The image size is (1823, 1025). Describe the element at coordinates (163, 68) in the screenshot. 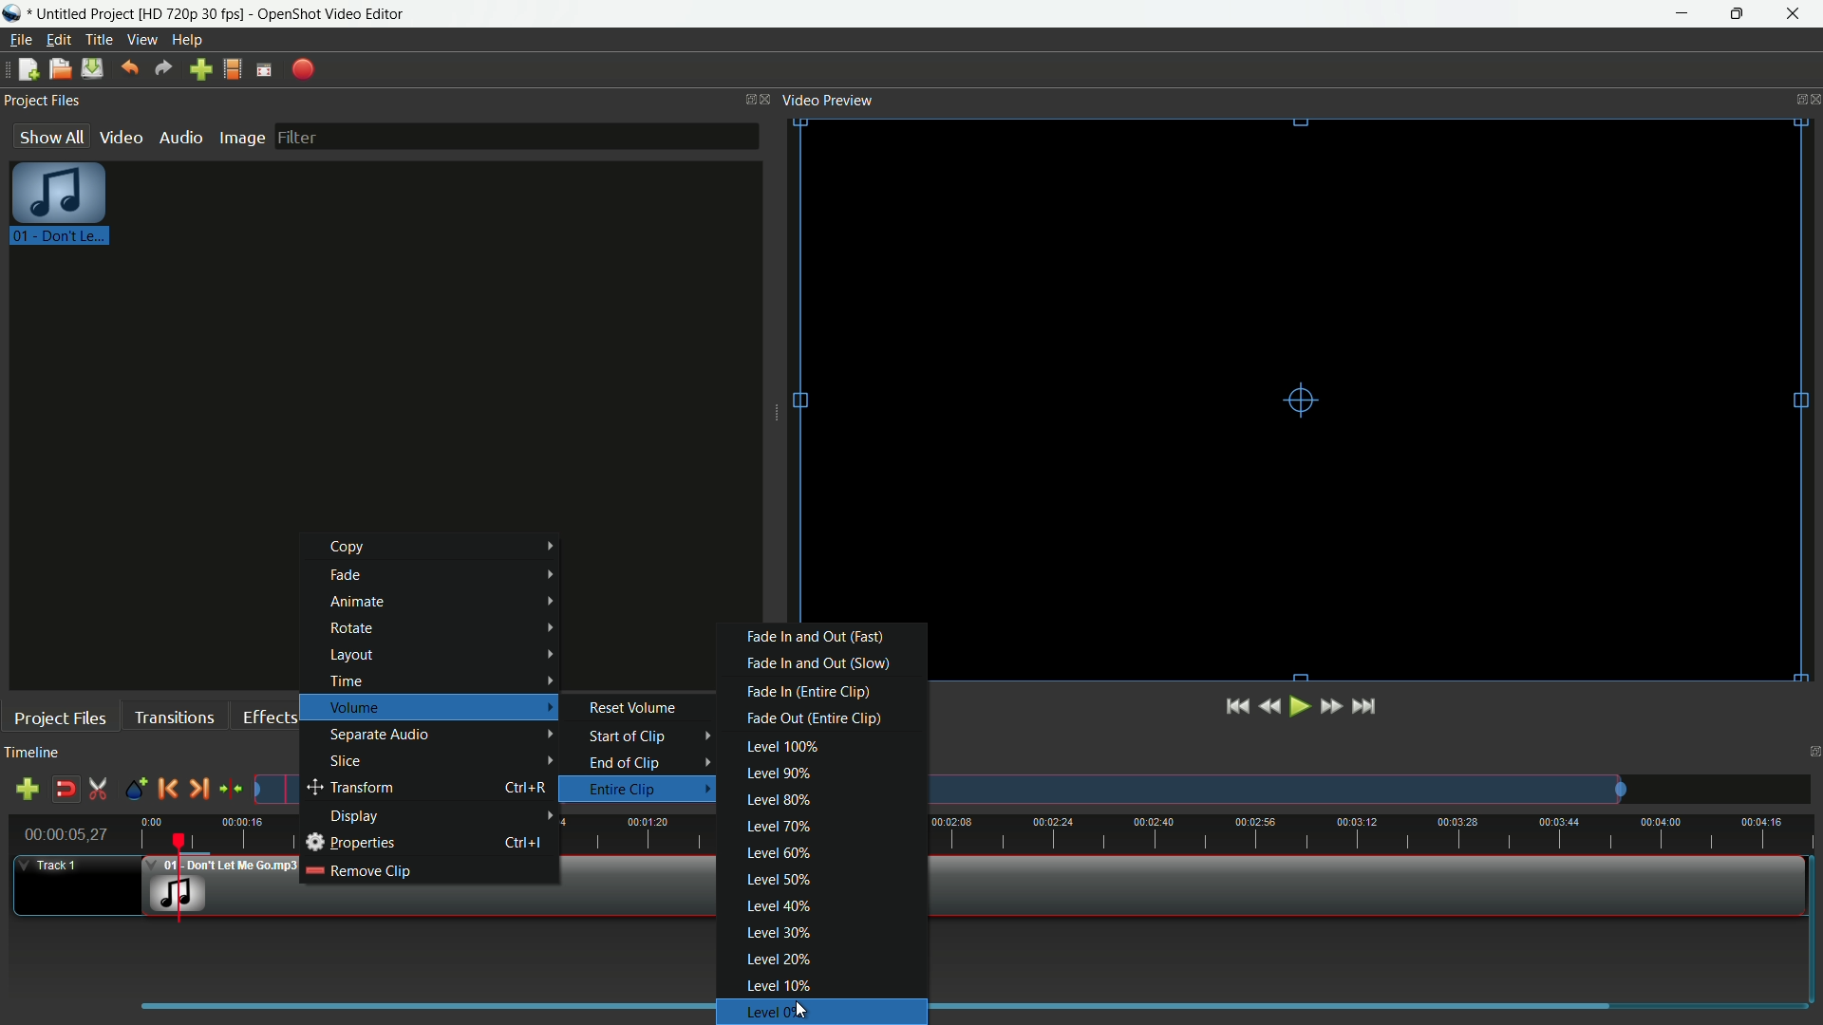

I see `redo` at that location.